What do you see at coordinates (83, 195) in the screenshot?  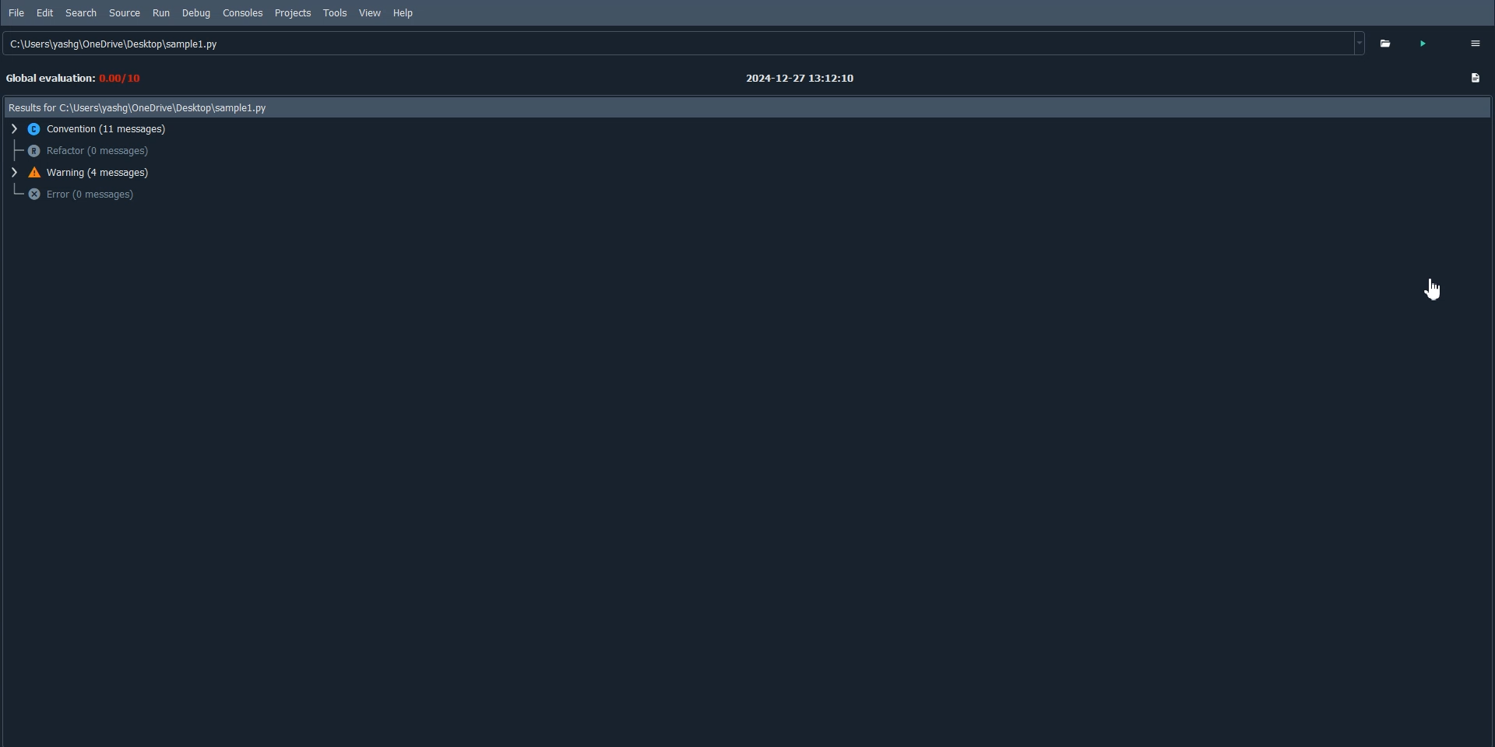 I see `Error` at bounding box center [83, 195].